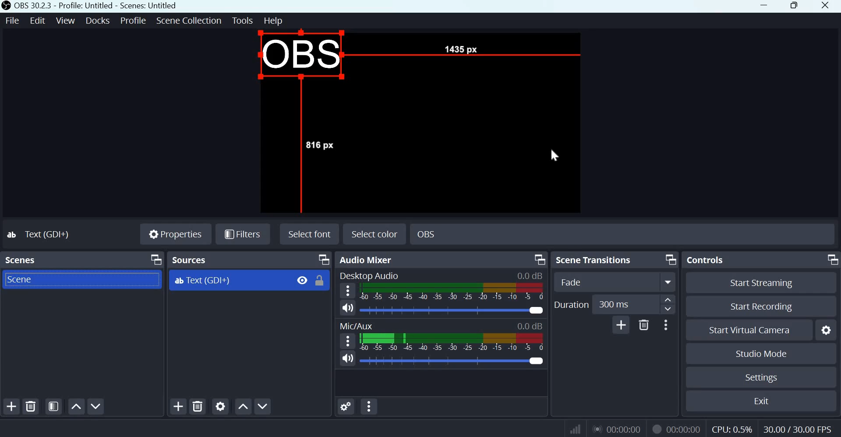 This screenshot has width=841, height=437. What do you see at coordinates (347, 291) in the screenshot?
I see `hamburger menu` at bounding box center [347, 291].